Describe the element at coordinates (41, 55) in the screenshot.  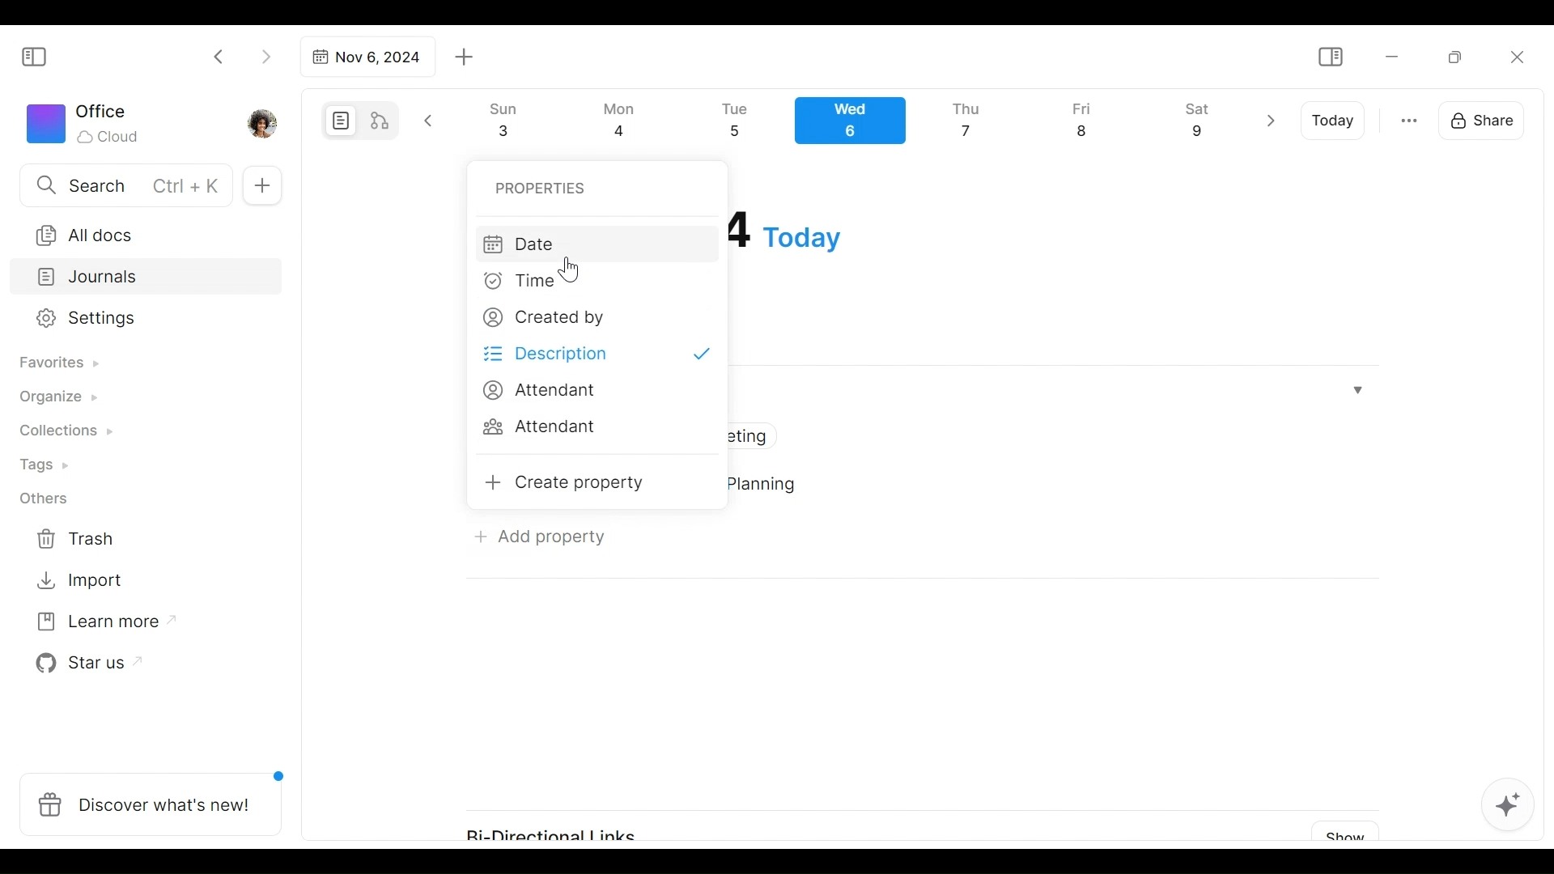
I see `Show/Hide Sidebar` at that location.